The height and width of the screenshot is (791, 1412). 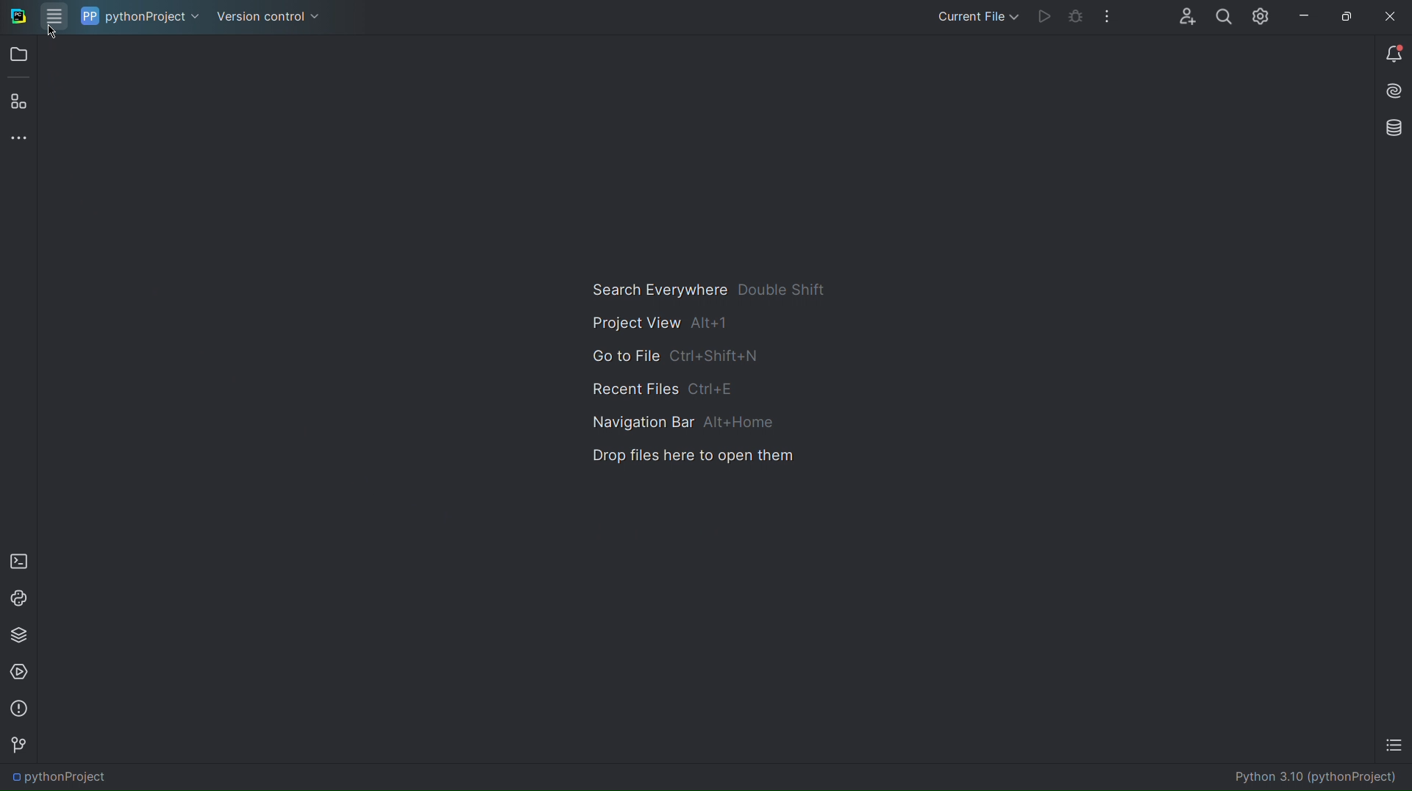 I want to click on Version Control, so click(x=18, y=745).